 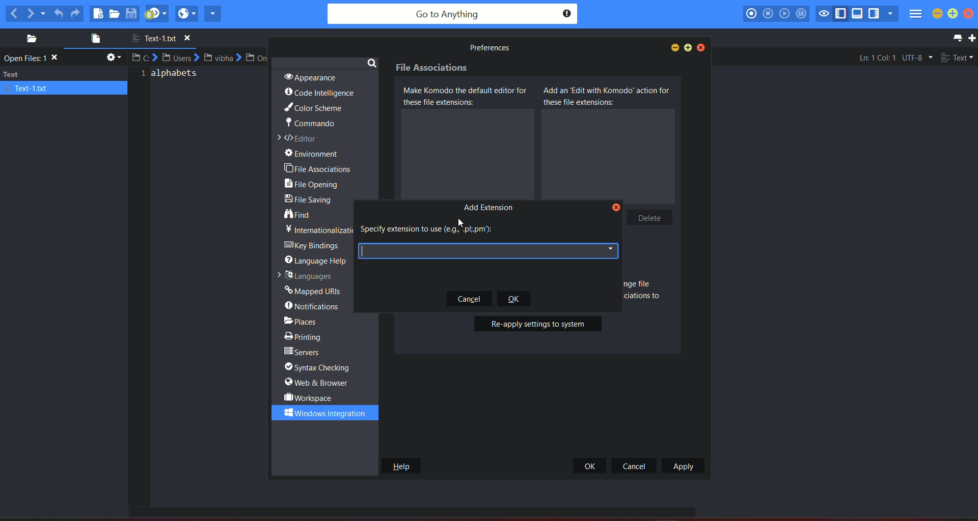 I want to click on environment, so click(x=317, y=154).